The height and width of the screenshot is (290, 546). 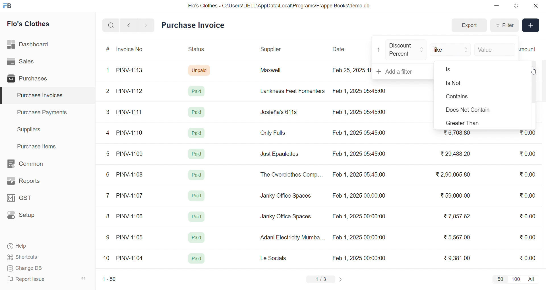 I want to click on 3, so click(x=108, y=112).